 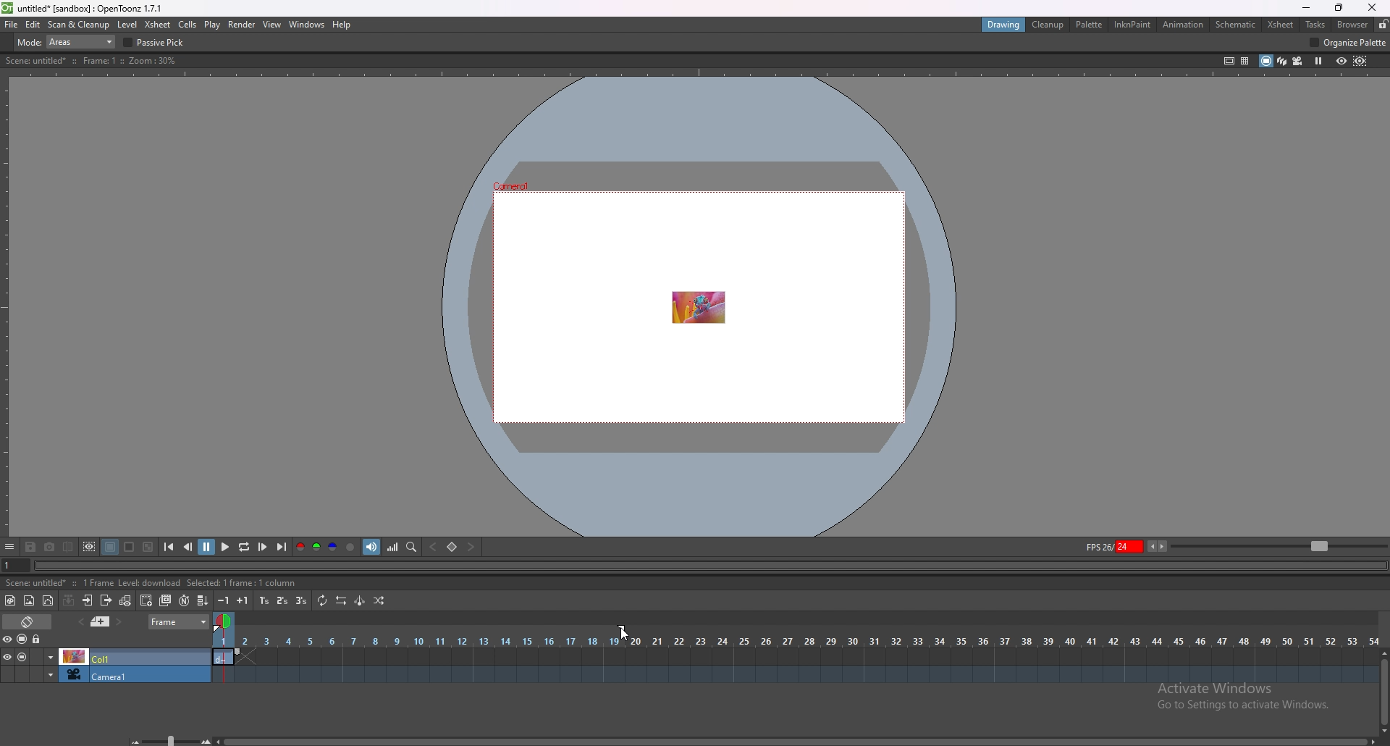 I want to click on freeze, so click(x=1319, y=62).